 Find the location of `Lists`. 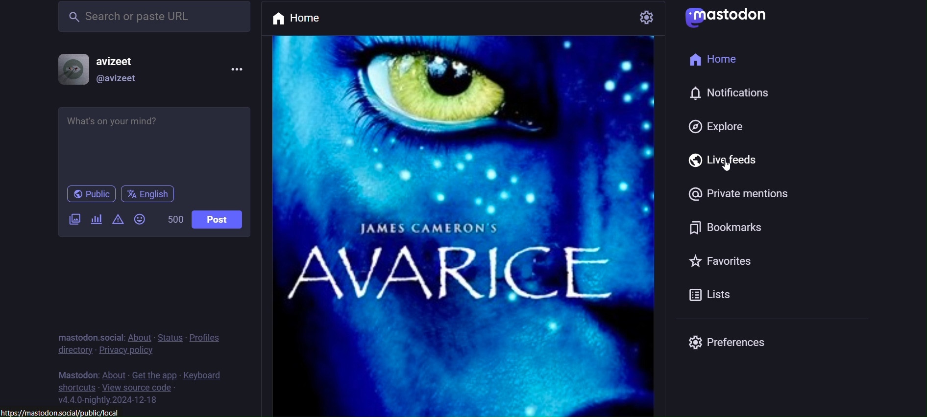

Lists is located at coordinates (711, 294).